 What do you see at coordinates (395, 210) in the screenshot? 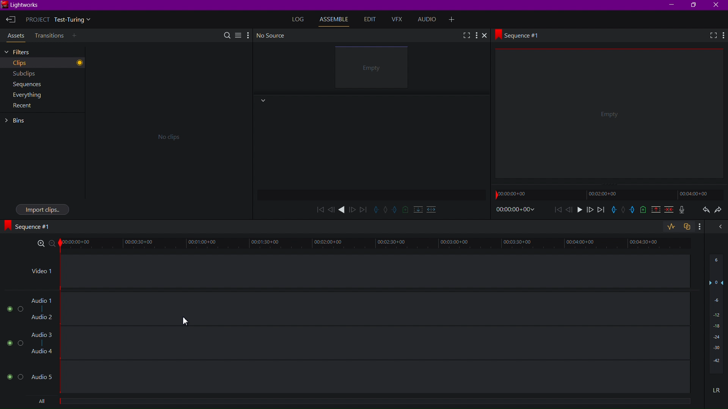
I see `slip edit` at bounding box center [395, 210].